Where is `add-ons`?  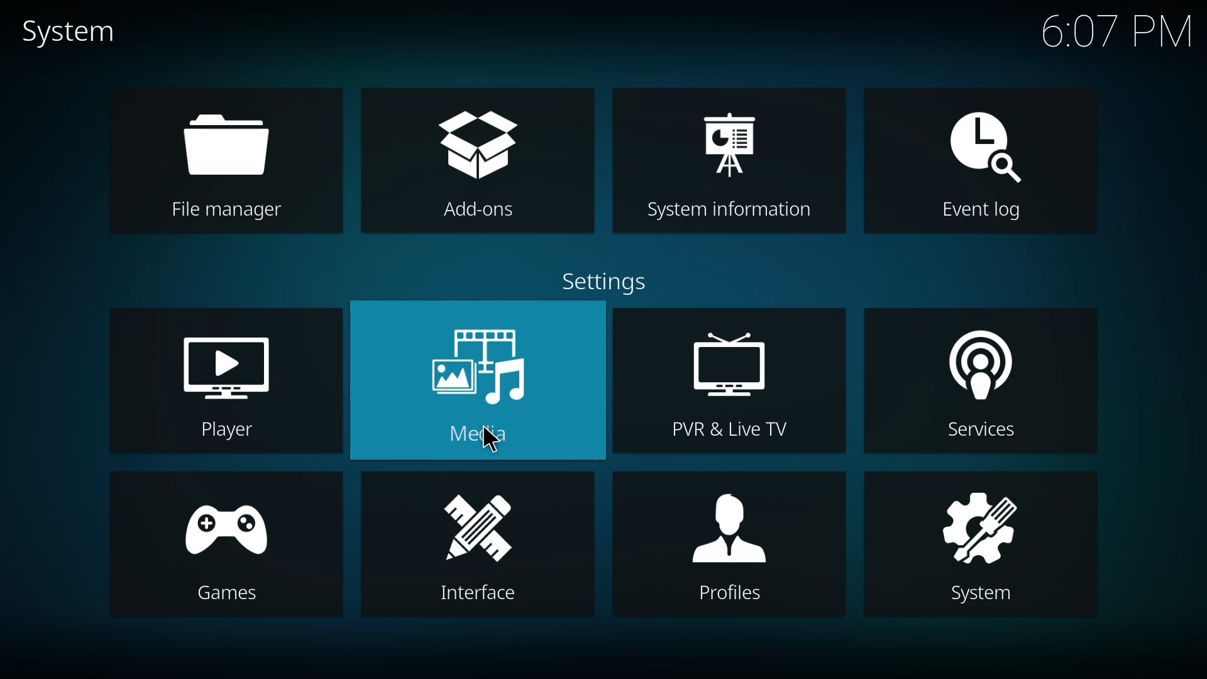
add-ons is located at coordinates (480, 145).